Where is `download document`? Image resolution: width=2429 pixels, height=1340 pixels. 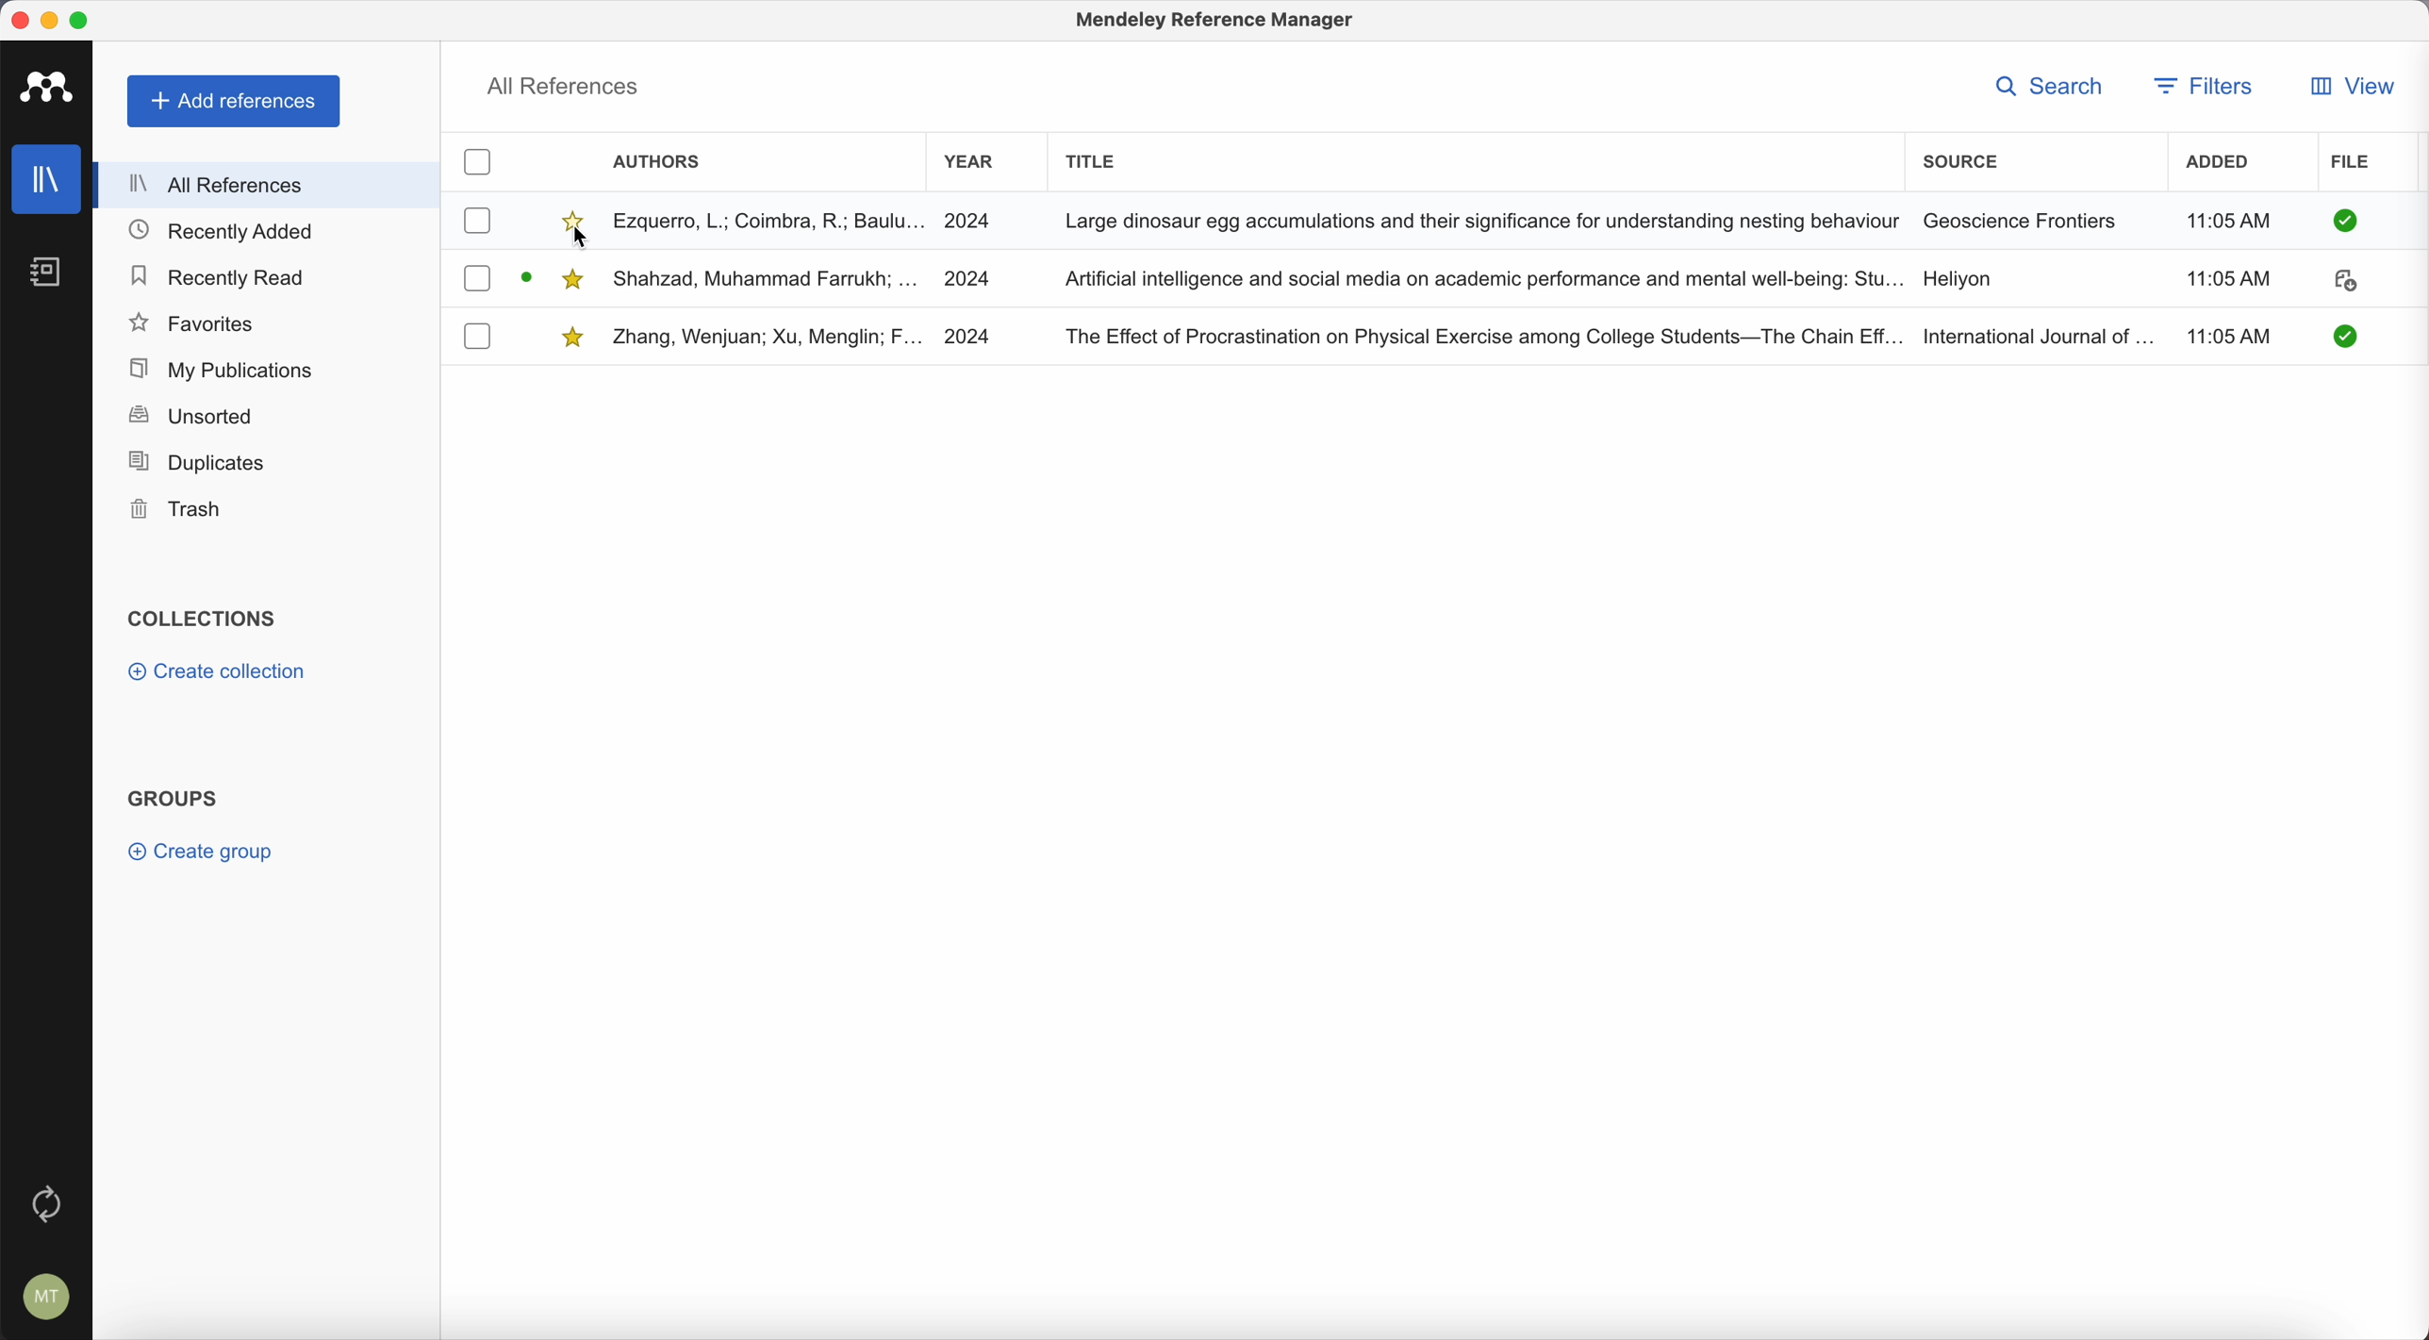
download document is located at coordinates (530, 273).